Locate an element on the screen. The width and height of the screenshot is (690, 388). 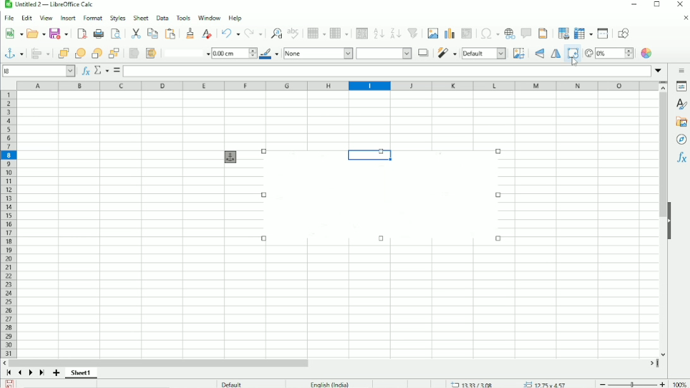
 is located at coordinates (114, 53).